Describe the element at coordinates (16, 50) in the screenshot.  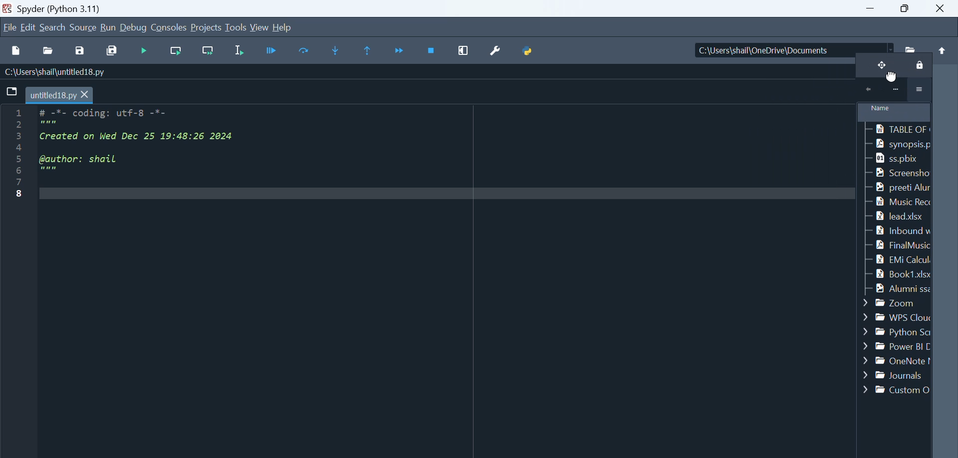
I see `New` at that location.